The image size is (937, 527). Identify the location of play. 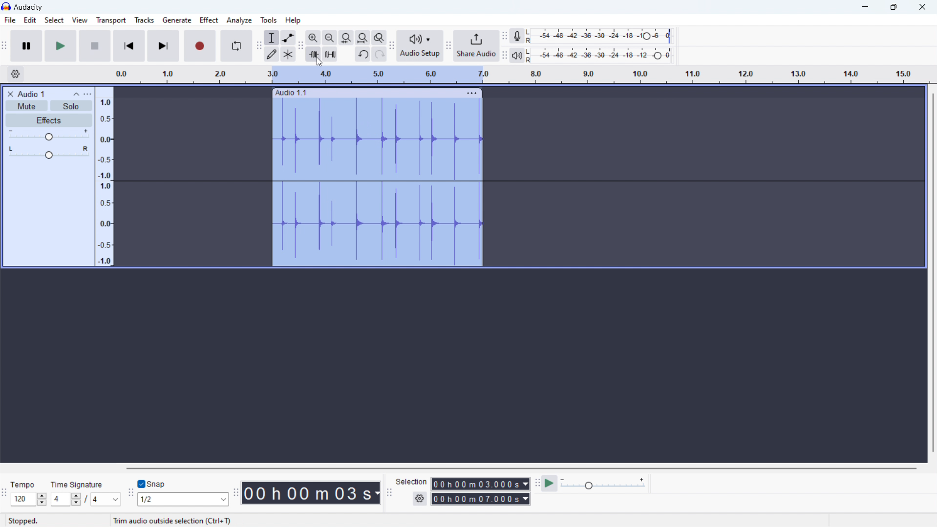
(61, 46).